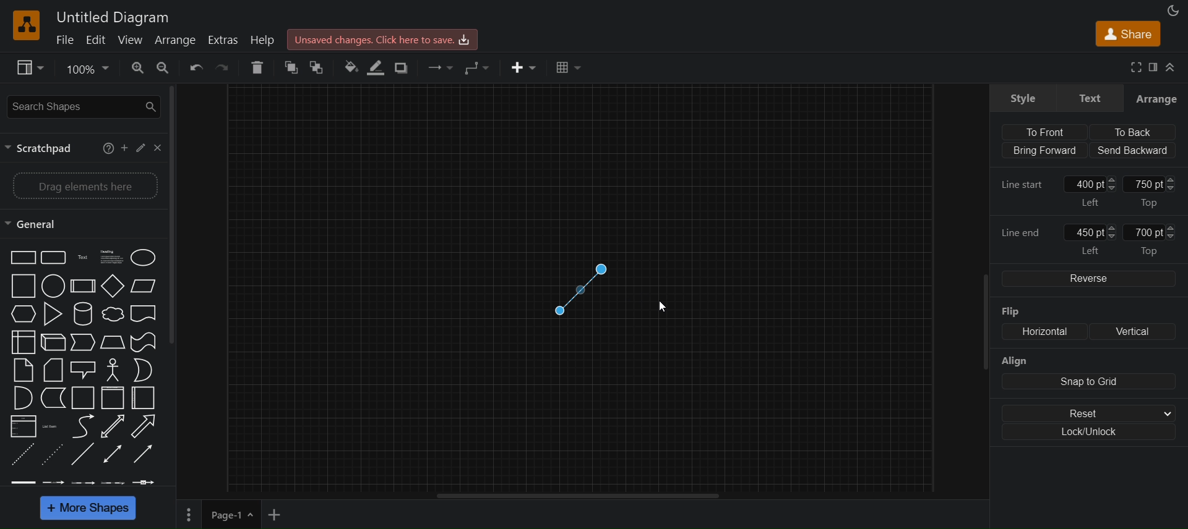  Describe the element at coordinates (53, 286) in the screenshot. I see `Circle` at that location.